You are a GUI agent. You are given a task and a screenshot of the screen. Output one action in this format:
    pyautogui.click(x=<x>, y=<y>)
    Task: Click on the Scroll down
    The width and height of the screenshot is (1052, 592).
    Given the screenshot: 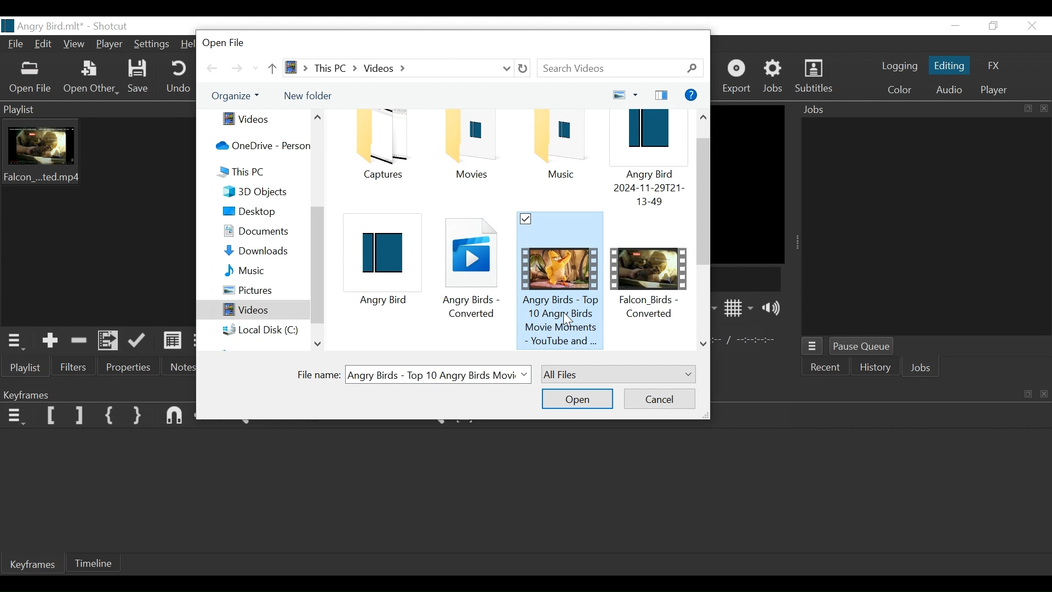 What is the action you would take?
    pyautogui.click(x=318, y=345)
    